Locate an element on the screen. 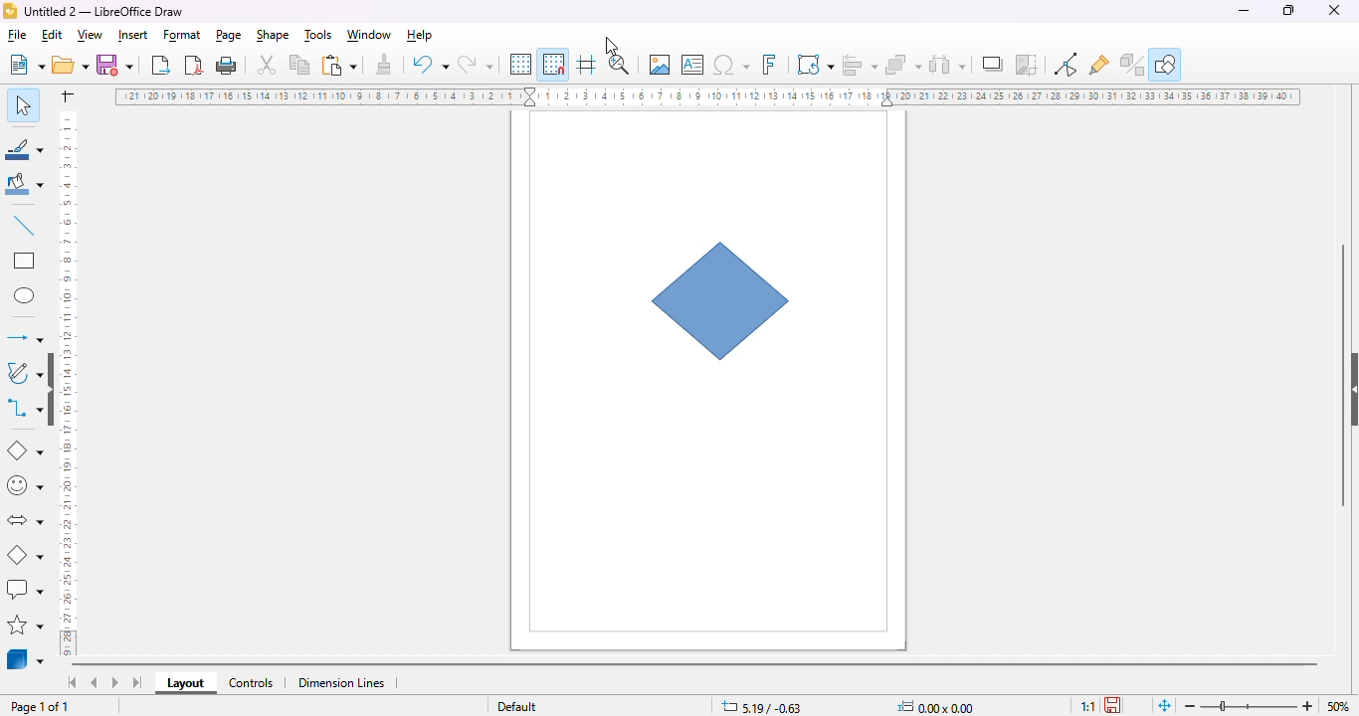 The height and width of the screenshot is (716, 1359). zoom factor is located at coordinates (1339, 705).